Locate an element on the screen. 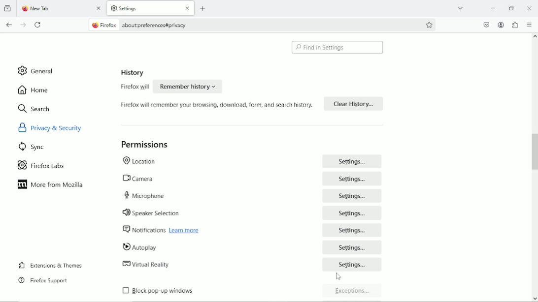 This screenshot has height=302, width=538. speaker selection is located at coordinates (192, 211).